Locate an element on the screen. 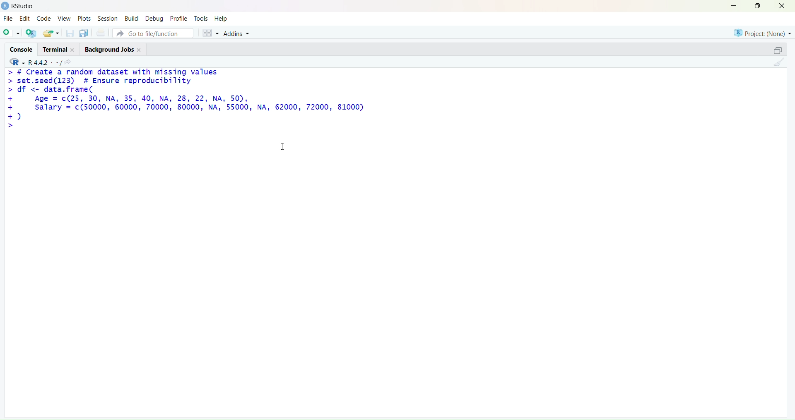  tools is located at coordinates (202, 18).